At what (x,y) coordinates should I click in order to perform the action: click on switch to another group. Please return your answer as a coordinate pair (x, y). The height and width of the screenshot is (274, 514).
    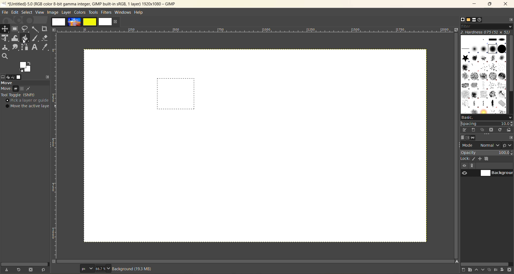
    Looking at the image, I should click on (508, 145).